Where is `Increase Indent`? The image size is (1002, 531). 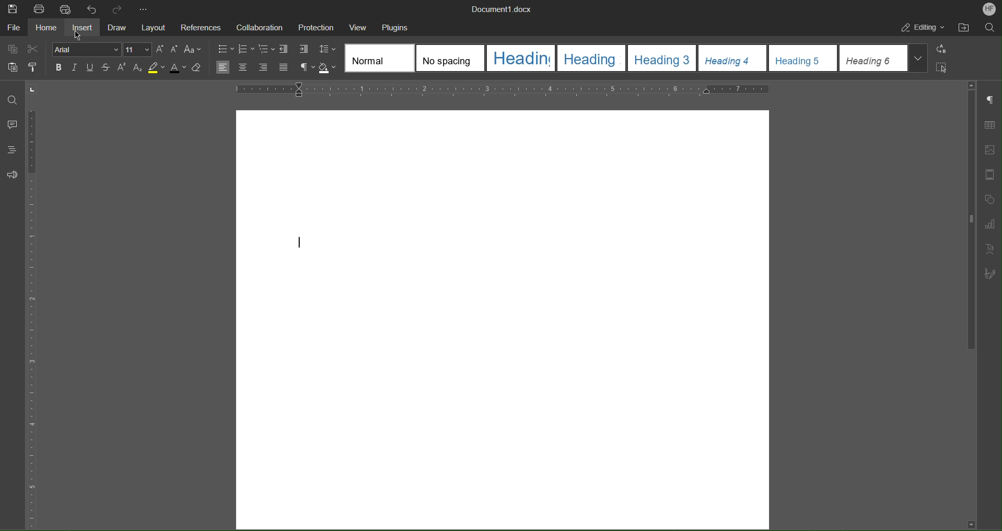 Increase Indent is located at coordinates (304, 49).